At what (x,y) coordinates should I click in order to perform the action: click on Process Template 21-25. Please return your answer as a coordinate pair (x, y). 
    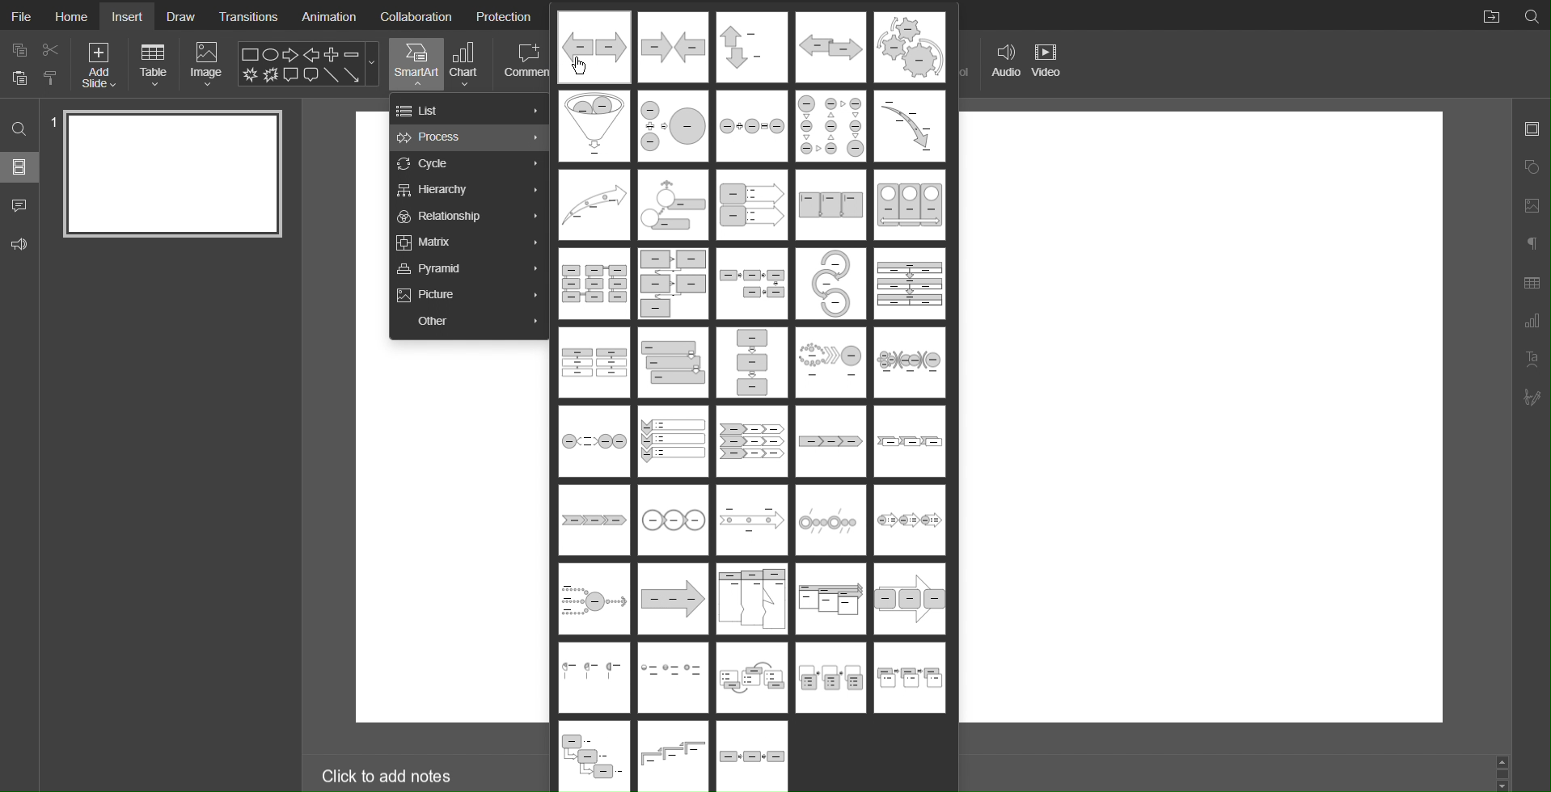
    Looking at the image, I should click on (750, 366).